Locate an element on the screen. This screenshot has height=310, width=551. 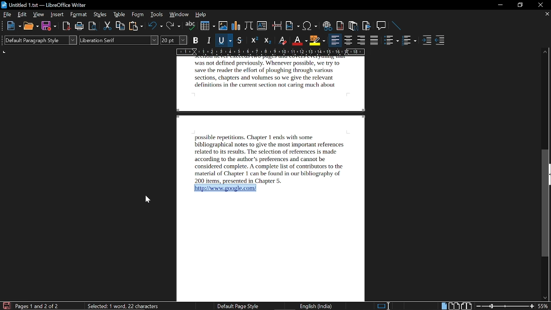
decrease indent is located at coordinates (440, 42).